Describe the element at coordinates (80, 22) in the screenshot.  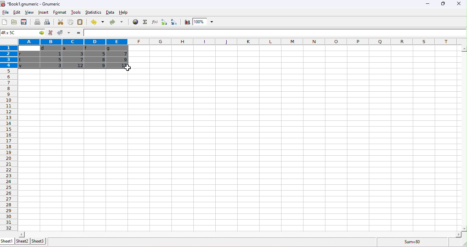
I see `paste` at that location.